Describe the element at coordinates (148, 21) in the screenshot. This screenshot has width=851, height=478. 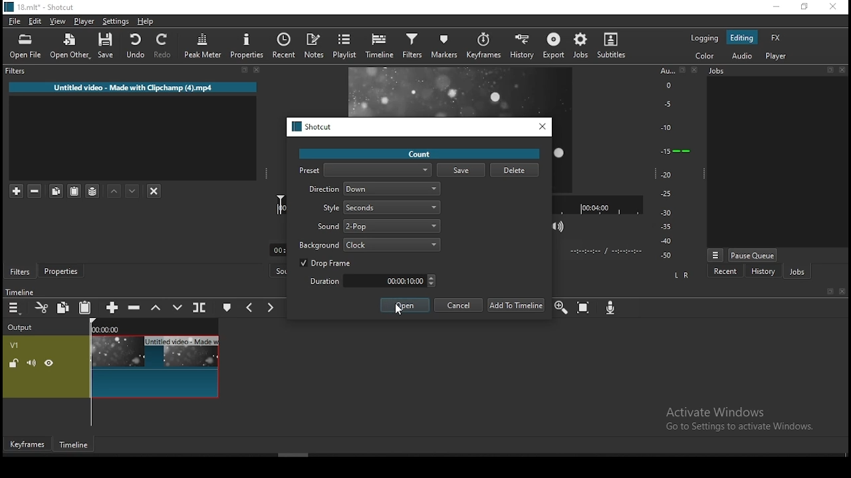
I see `help` at that location.